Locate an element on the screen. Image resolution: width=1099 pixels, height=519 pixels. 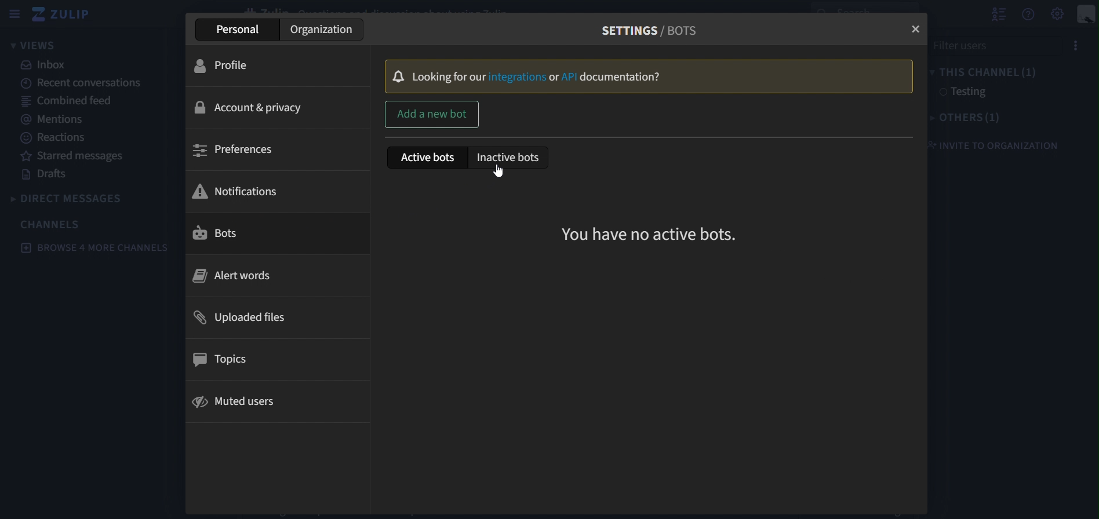
mentions is located at coordinates (51, 119).